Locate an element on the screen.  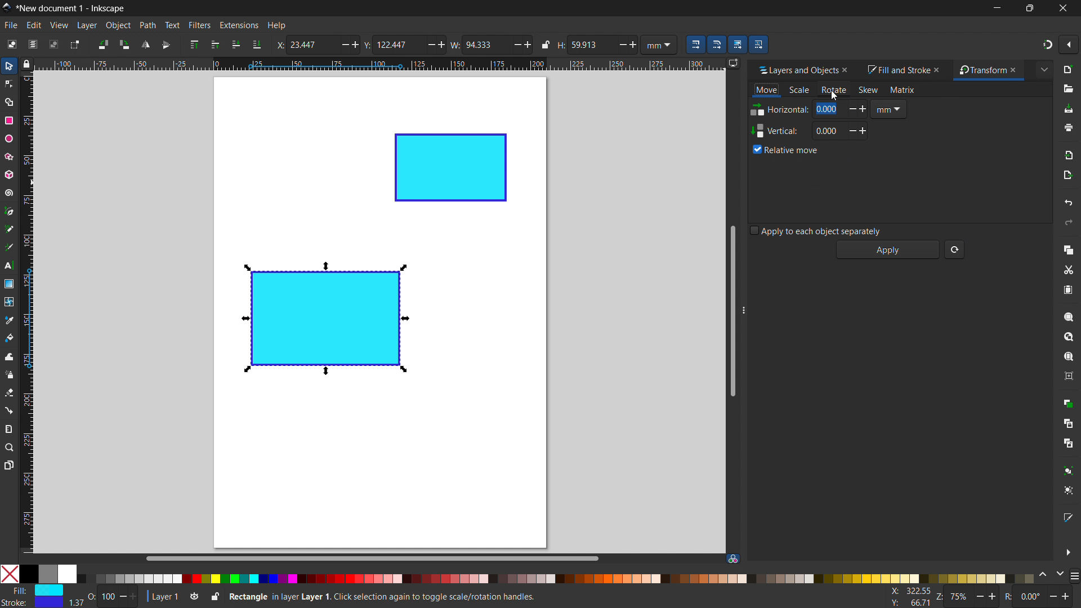
White is located at coordinates (67, 574).